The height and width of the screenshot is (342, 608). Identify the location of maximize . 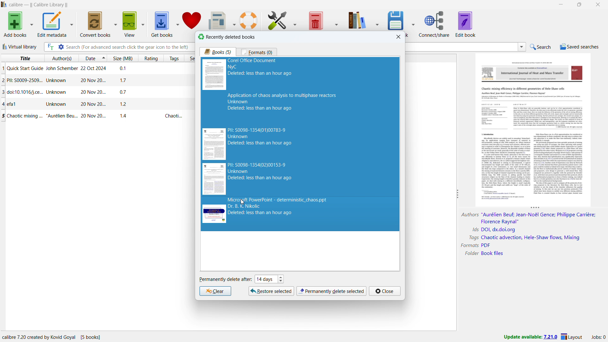
(579, 4).